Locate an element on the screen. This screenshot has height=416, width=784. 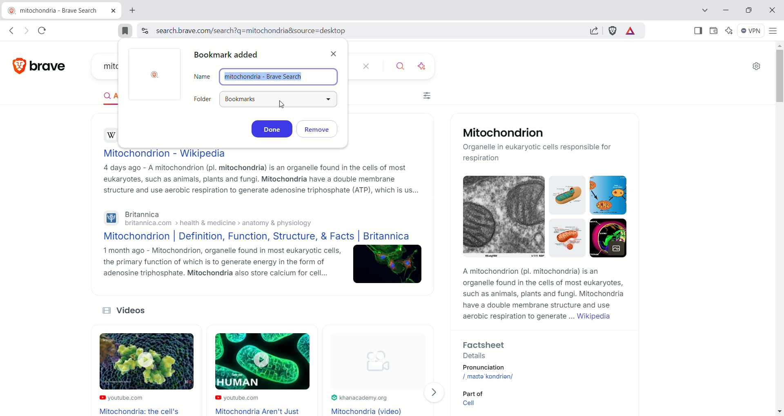
/maita kondrian/ is located at coordinates (490, 376).